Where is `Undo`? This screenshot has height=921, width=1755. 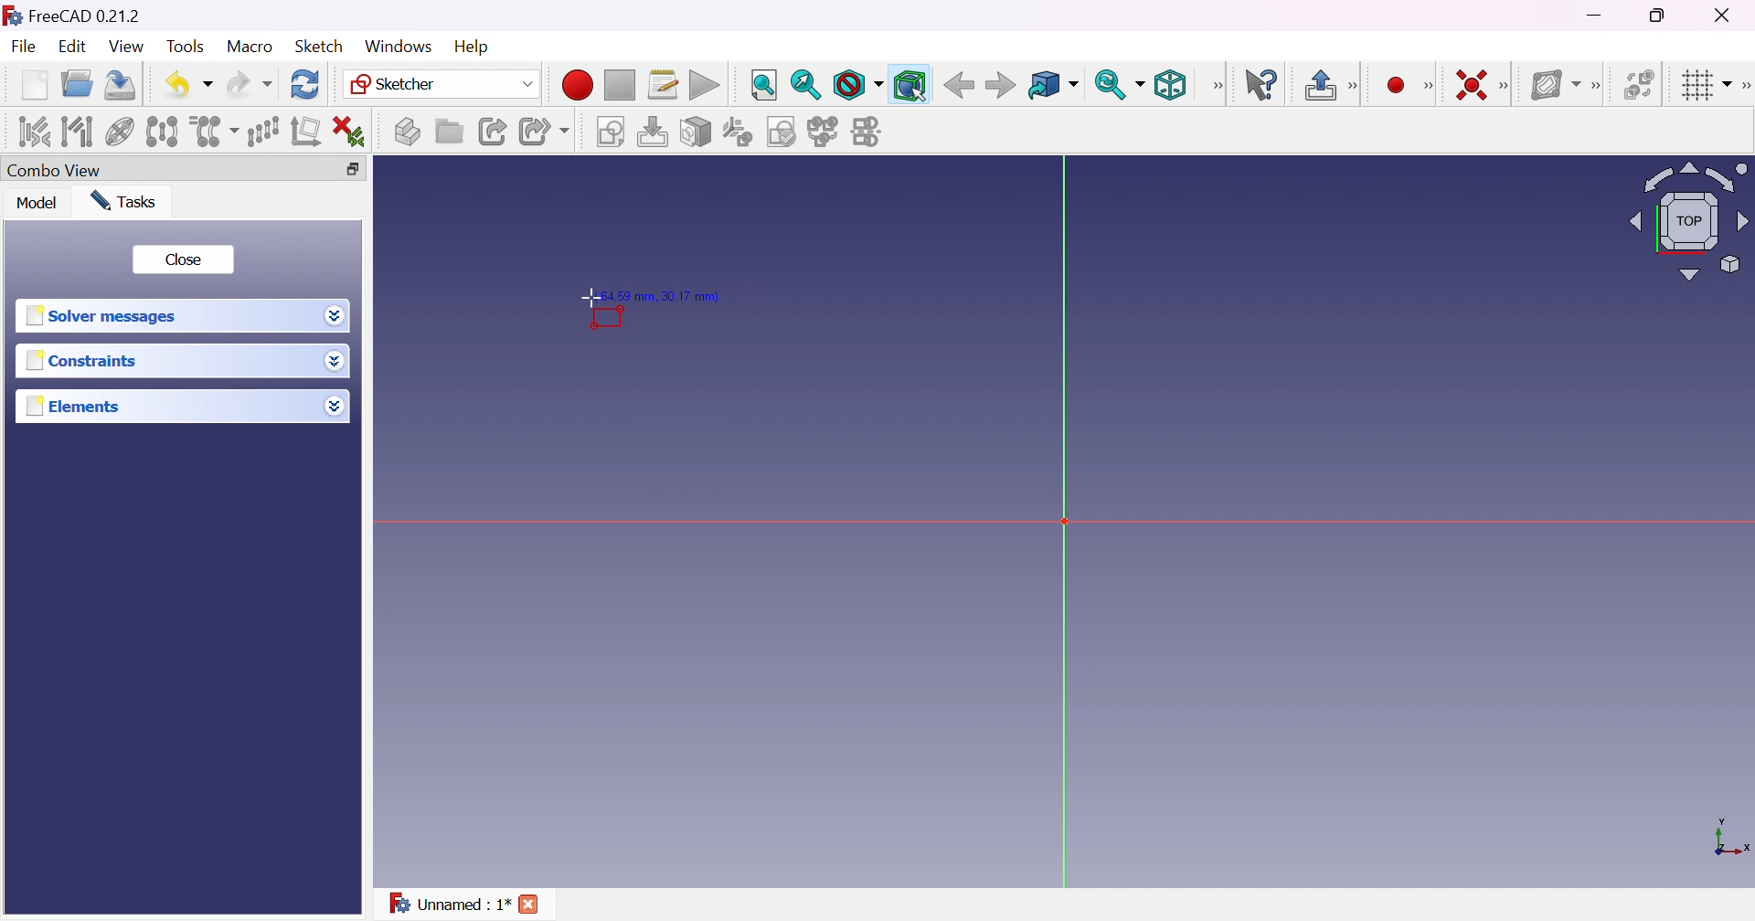 Undo is located at coordinates (189, 88).